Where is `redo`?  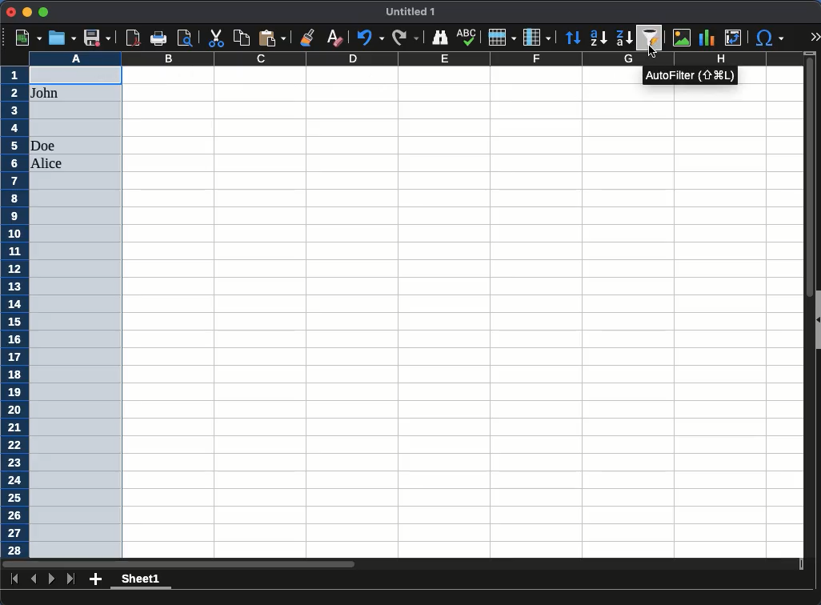
redo is located at coordinates (404, 38).